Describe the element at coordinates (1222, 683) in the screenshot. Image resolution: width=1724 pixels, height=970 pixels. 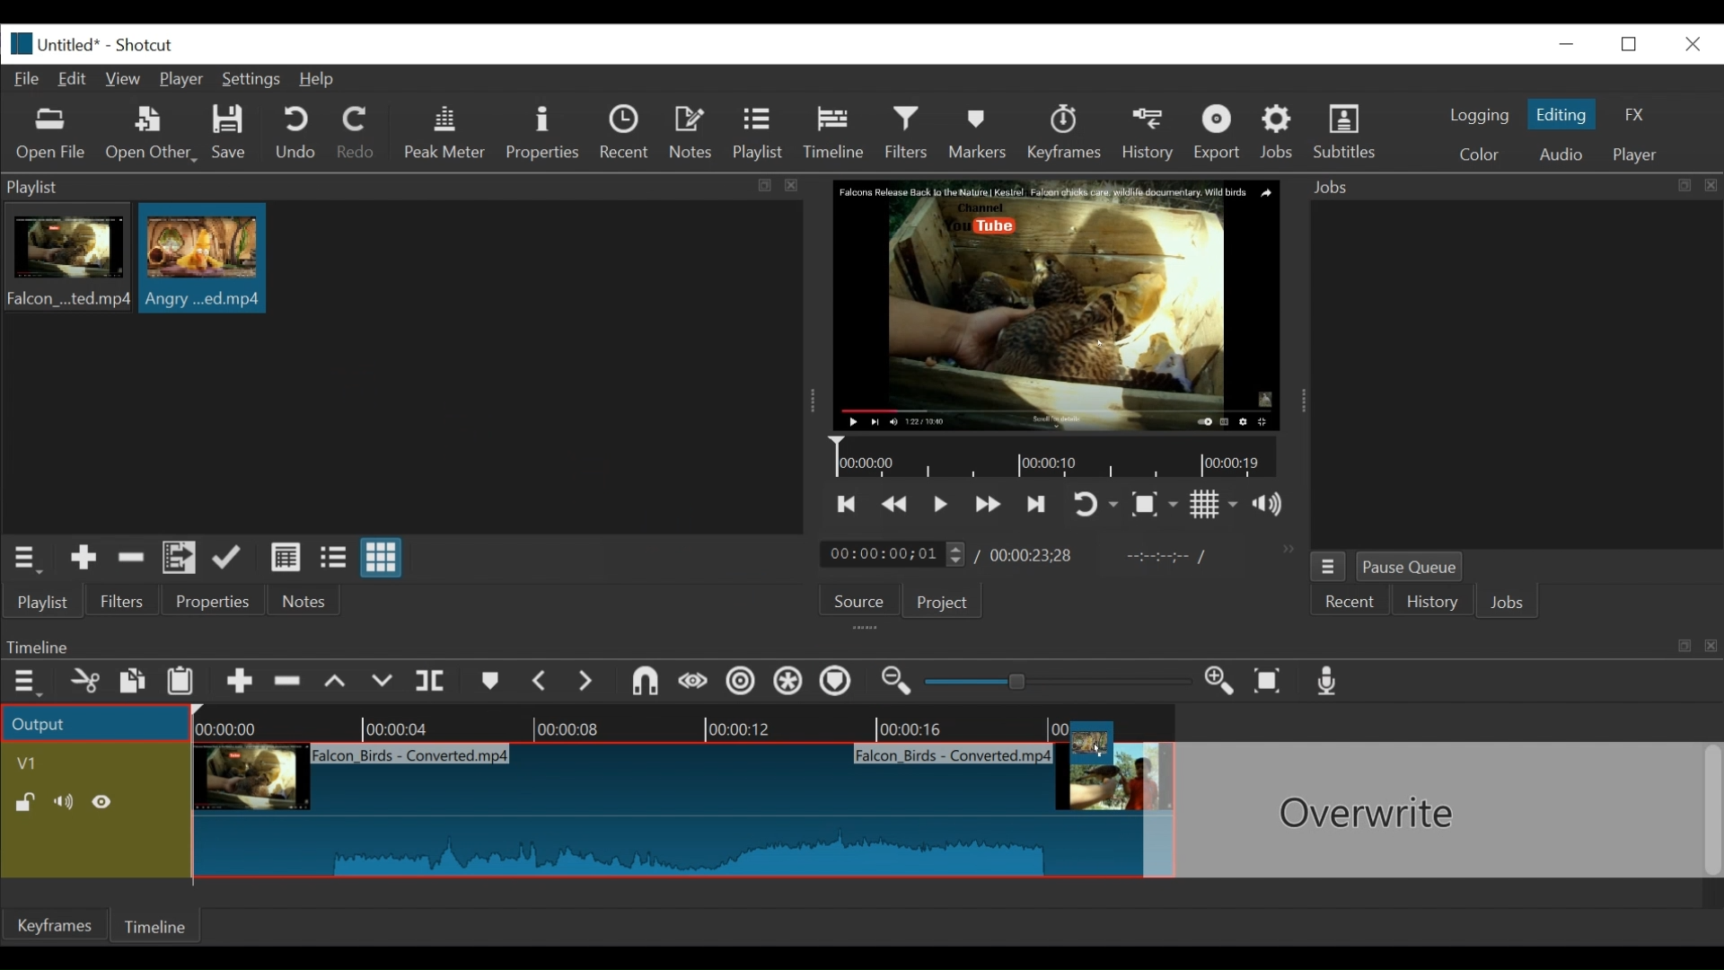
I see `Zoom in` at that location.